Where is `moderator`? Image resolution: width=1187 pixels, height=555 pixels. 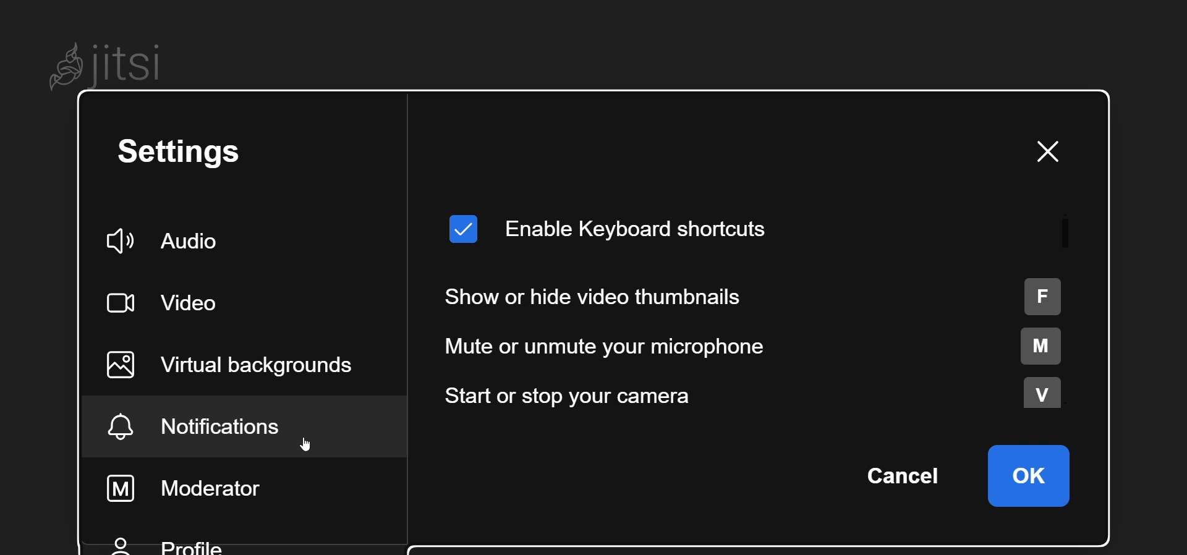 moderator is located at coordinates (189, 486).